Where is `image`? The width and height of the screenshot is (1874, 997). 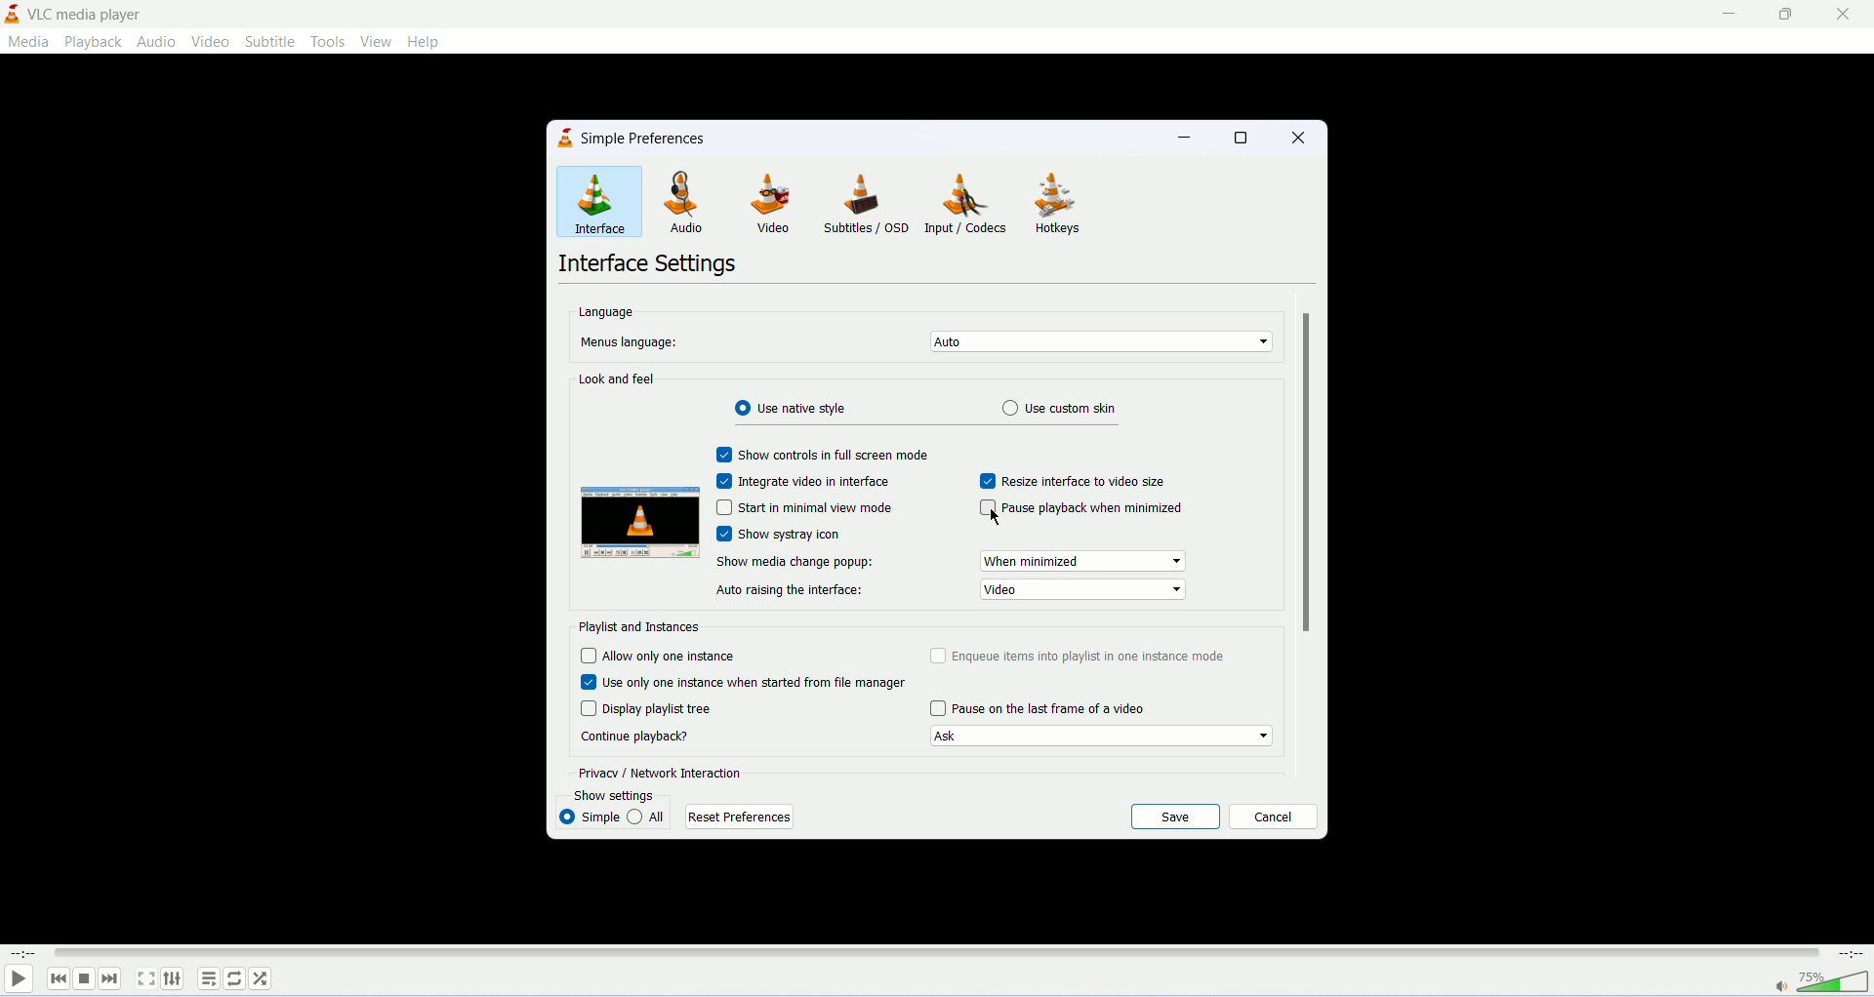 image is located at coordinates (638, 522).